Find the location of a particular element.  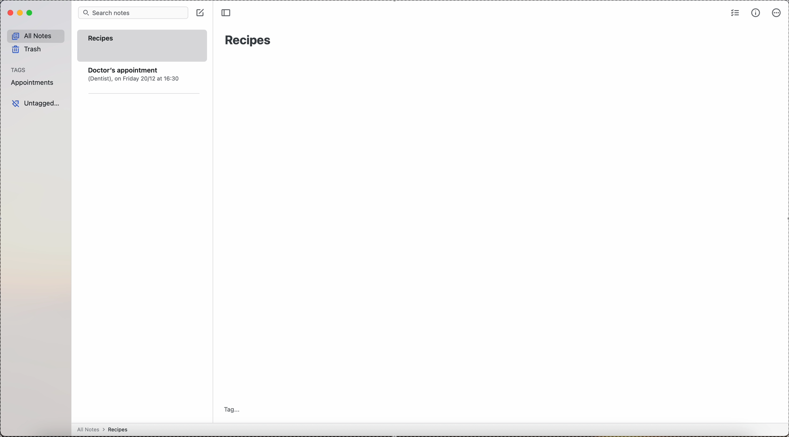

close simplenote is located at coordinates (9, 13).